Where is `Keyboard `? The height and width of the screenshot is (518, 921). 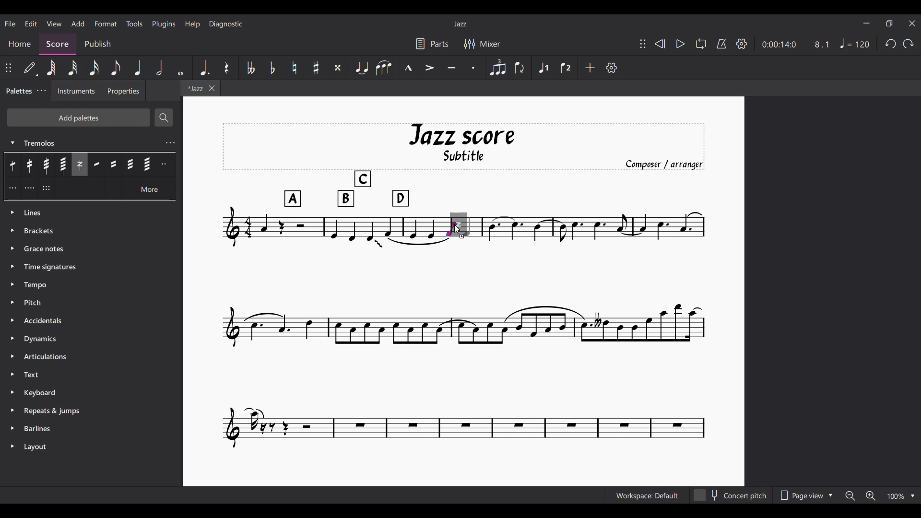 Keyboard  is located at coordinates (90, 393).